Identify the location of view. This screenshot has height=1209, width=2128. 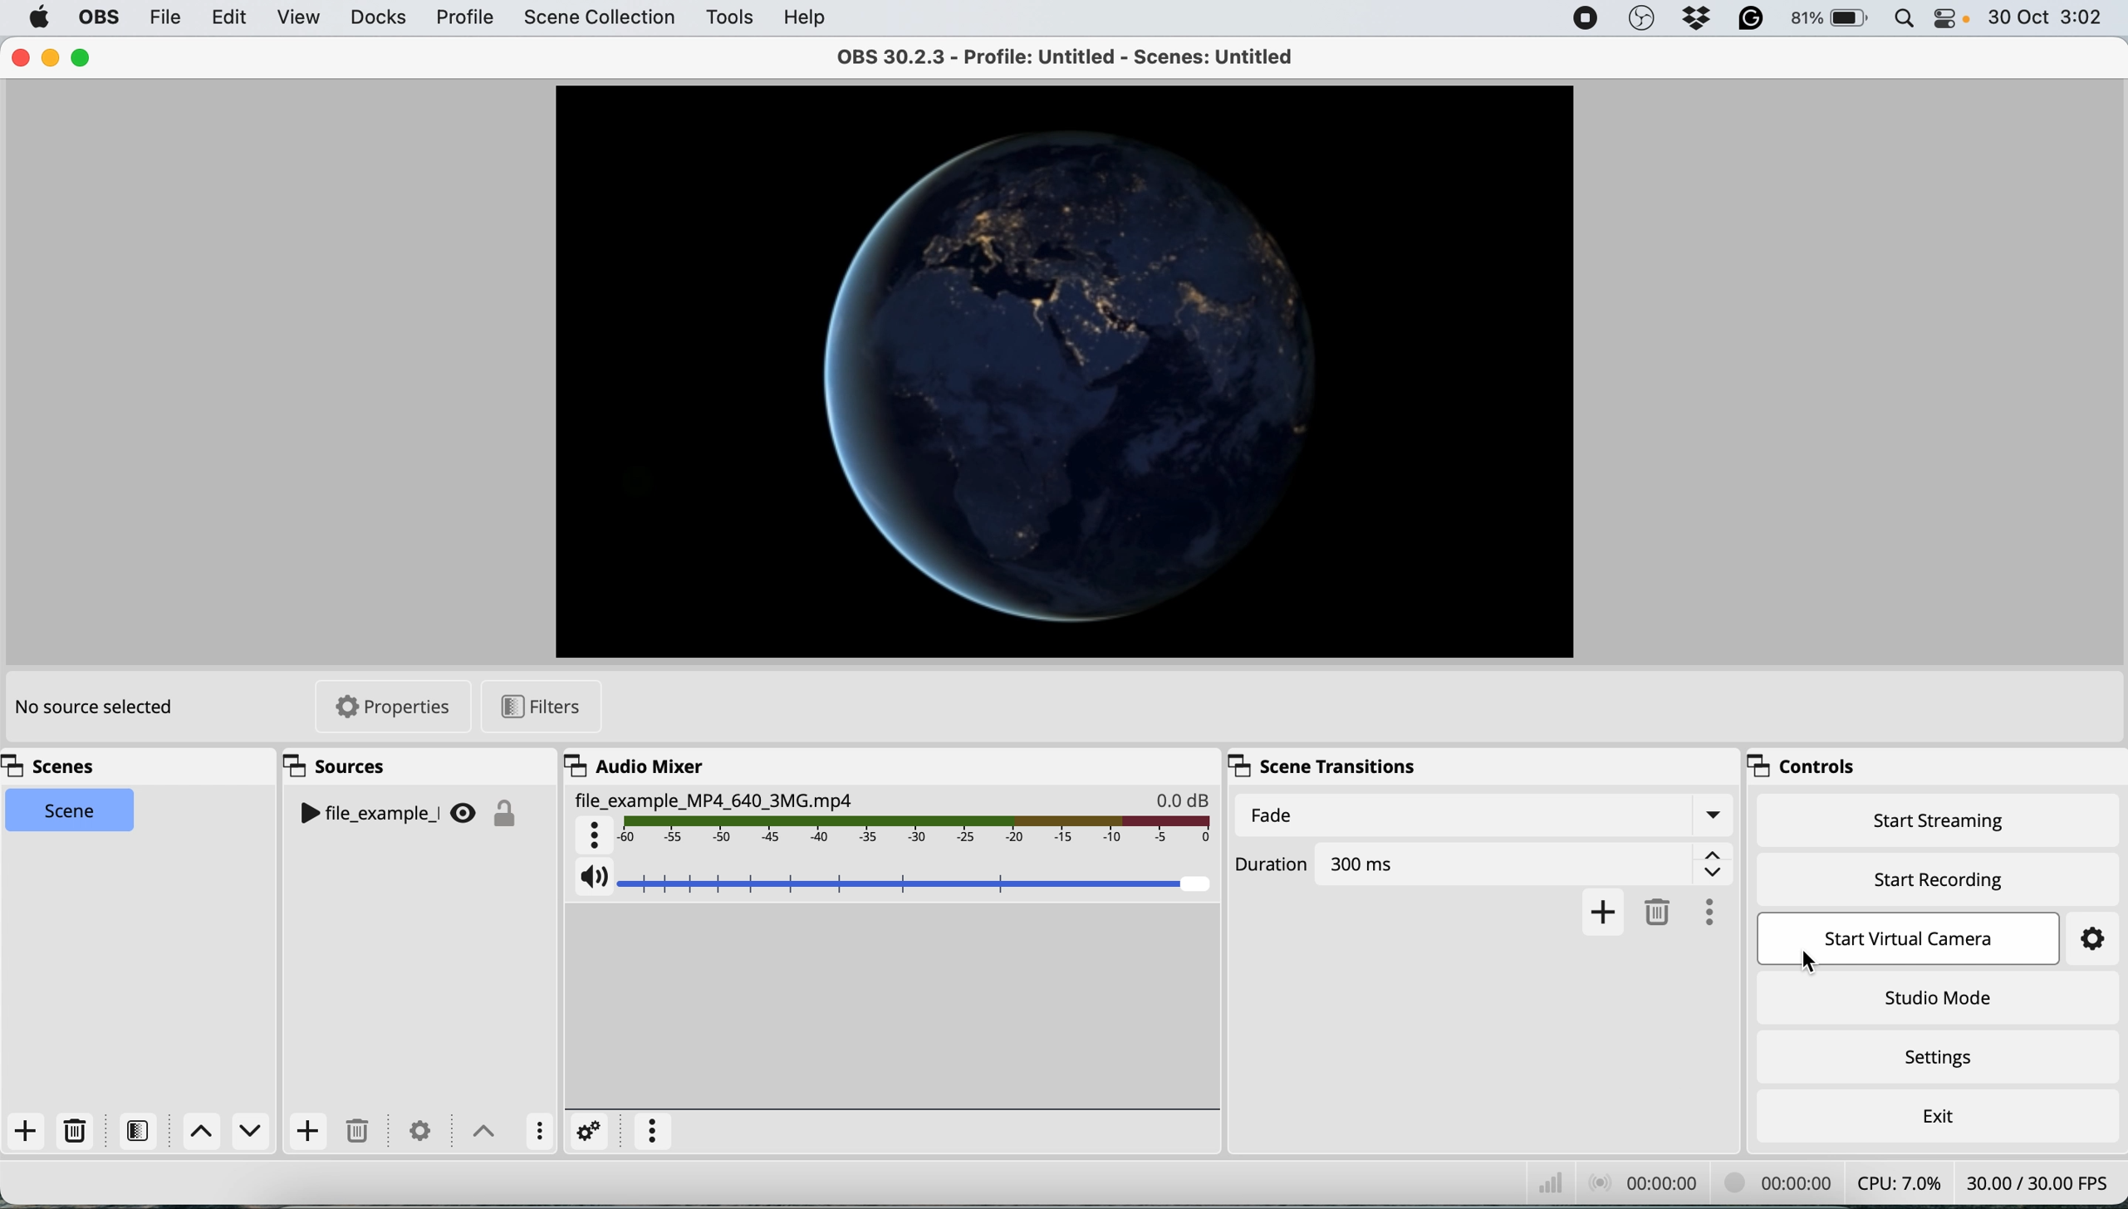
(298, 18).